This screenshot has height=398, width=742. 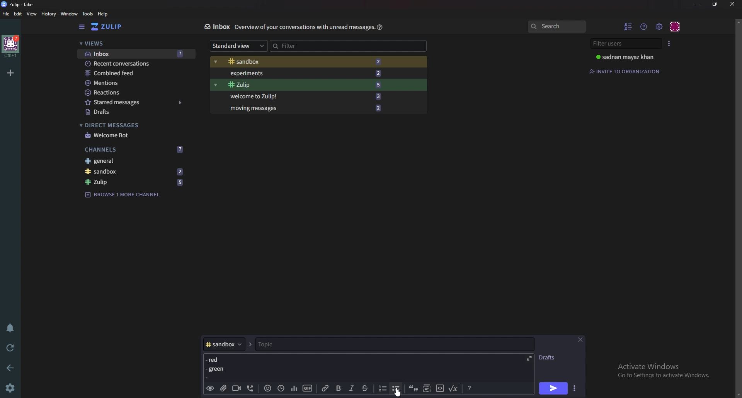 I want to click on Sandbox, so click(x=134, y=171).